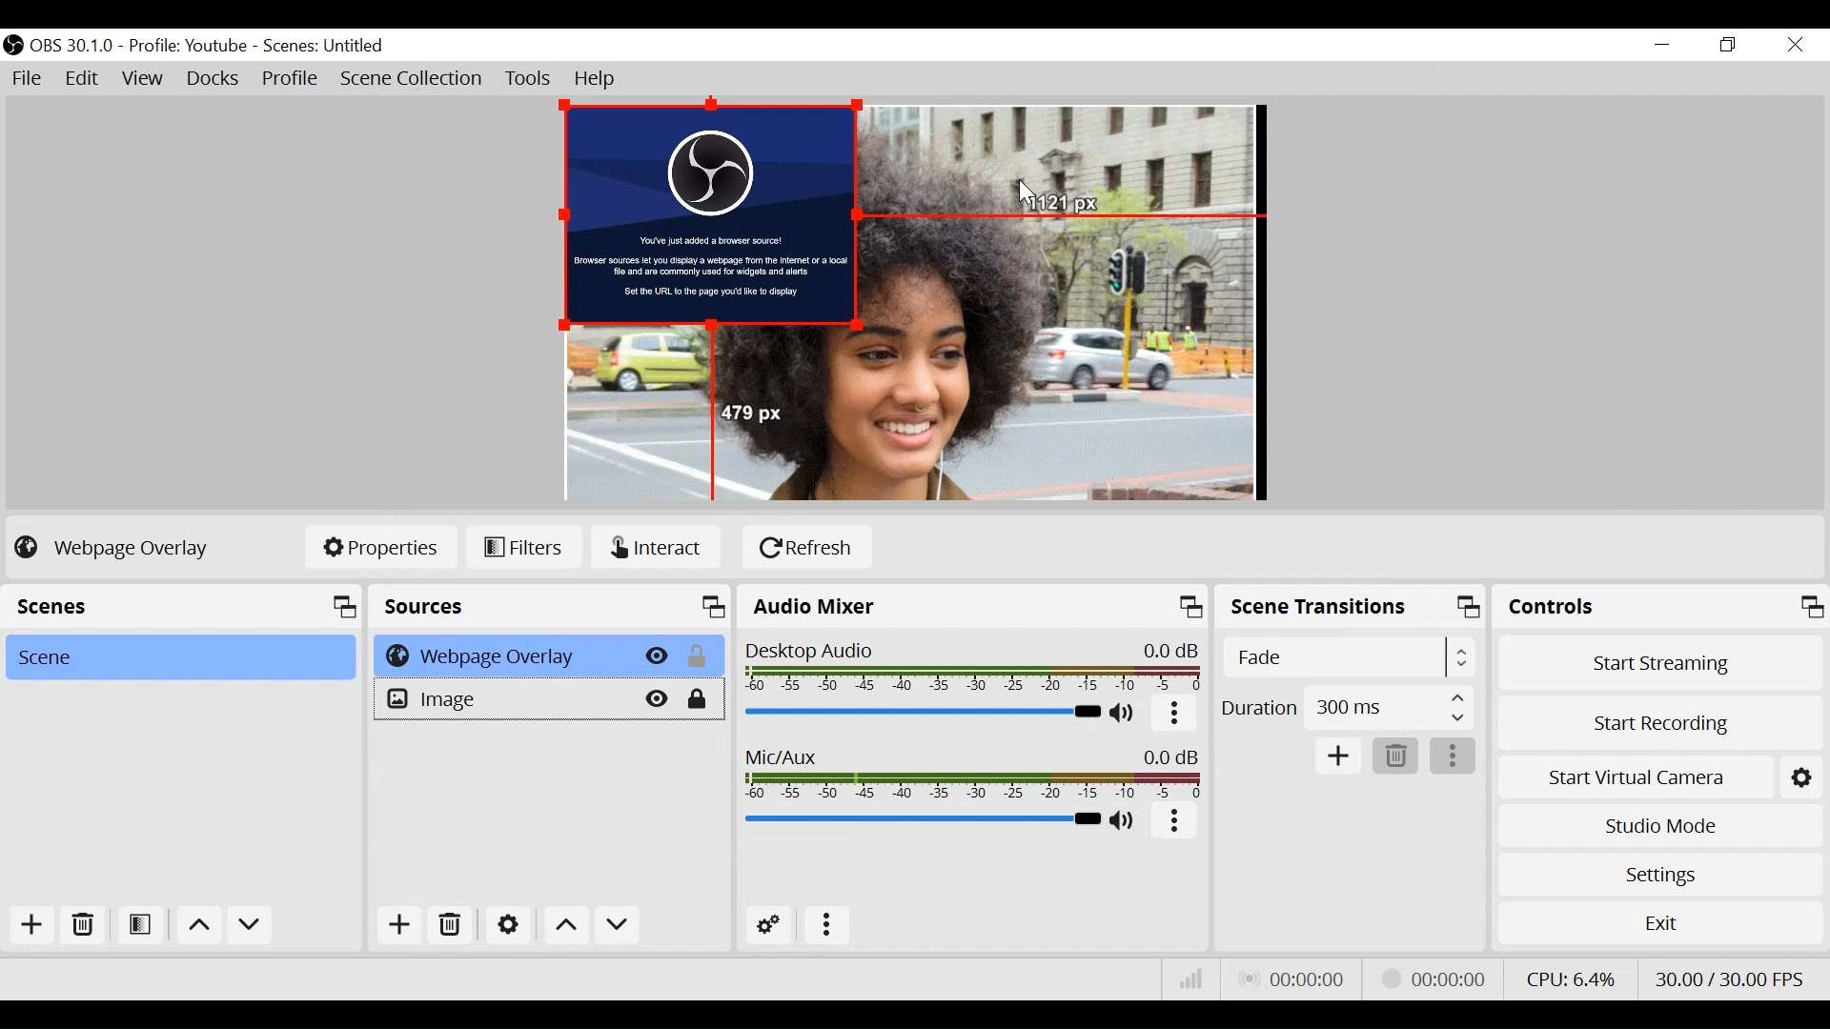 Image resolution: width=1830 pixels, height=1029 pixels. What do you see at coordinates (802, 547) in the screenshot?
I see `Refresh` at bounding box center [802, 547].